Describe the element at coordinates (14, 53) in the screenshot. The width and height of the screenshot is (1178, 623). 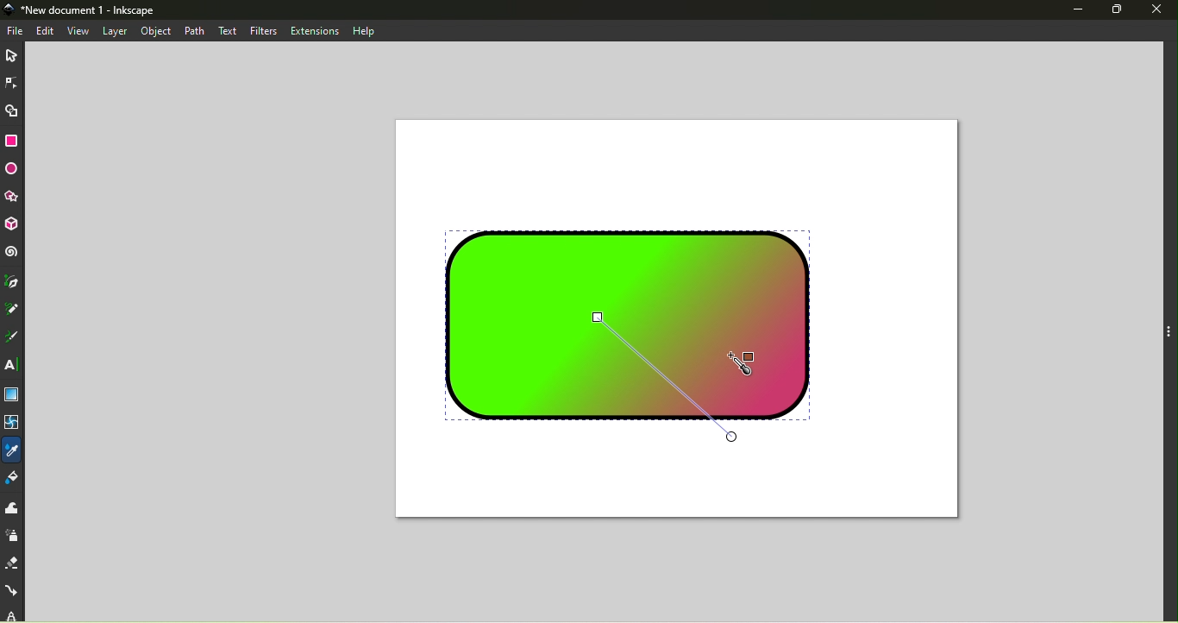
I see `Selector tool` at that location.